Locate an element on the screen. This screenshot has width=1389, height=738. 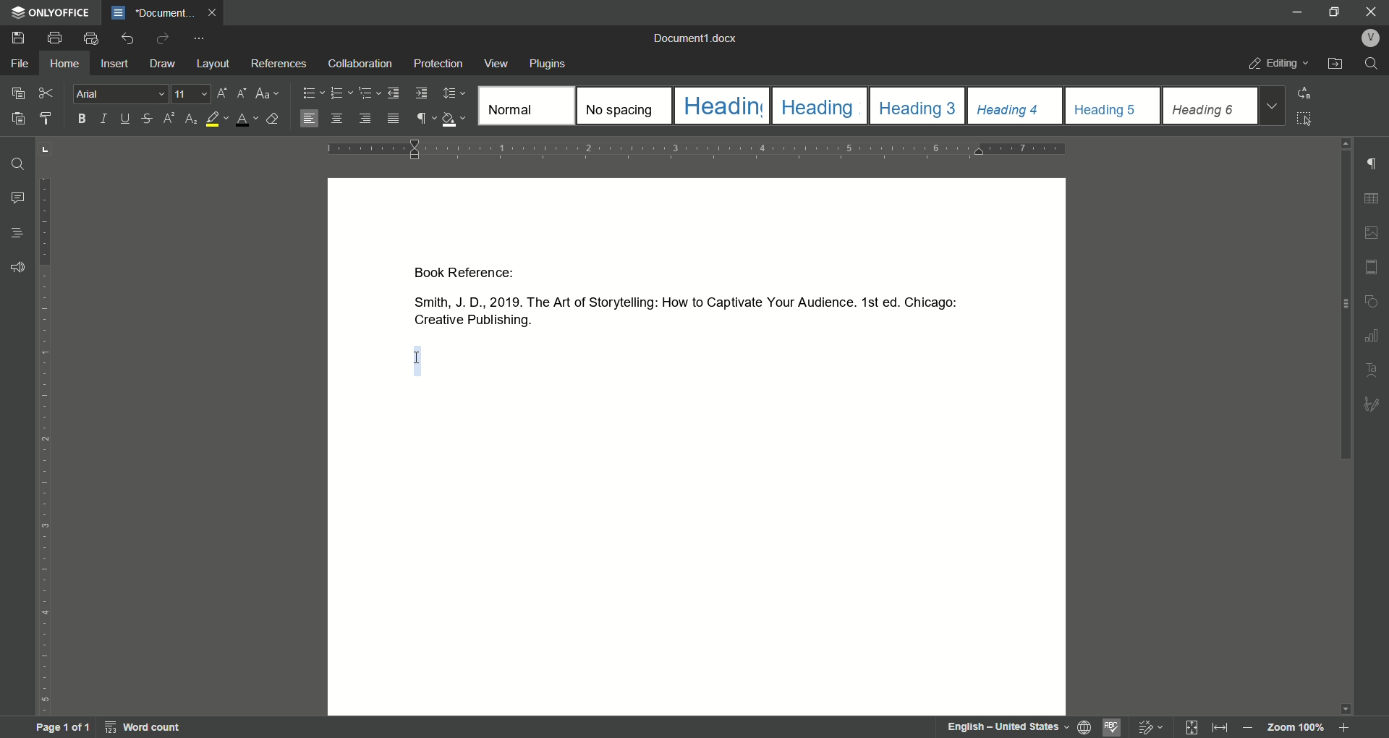
paste is located at coordinates (20, 118).